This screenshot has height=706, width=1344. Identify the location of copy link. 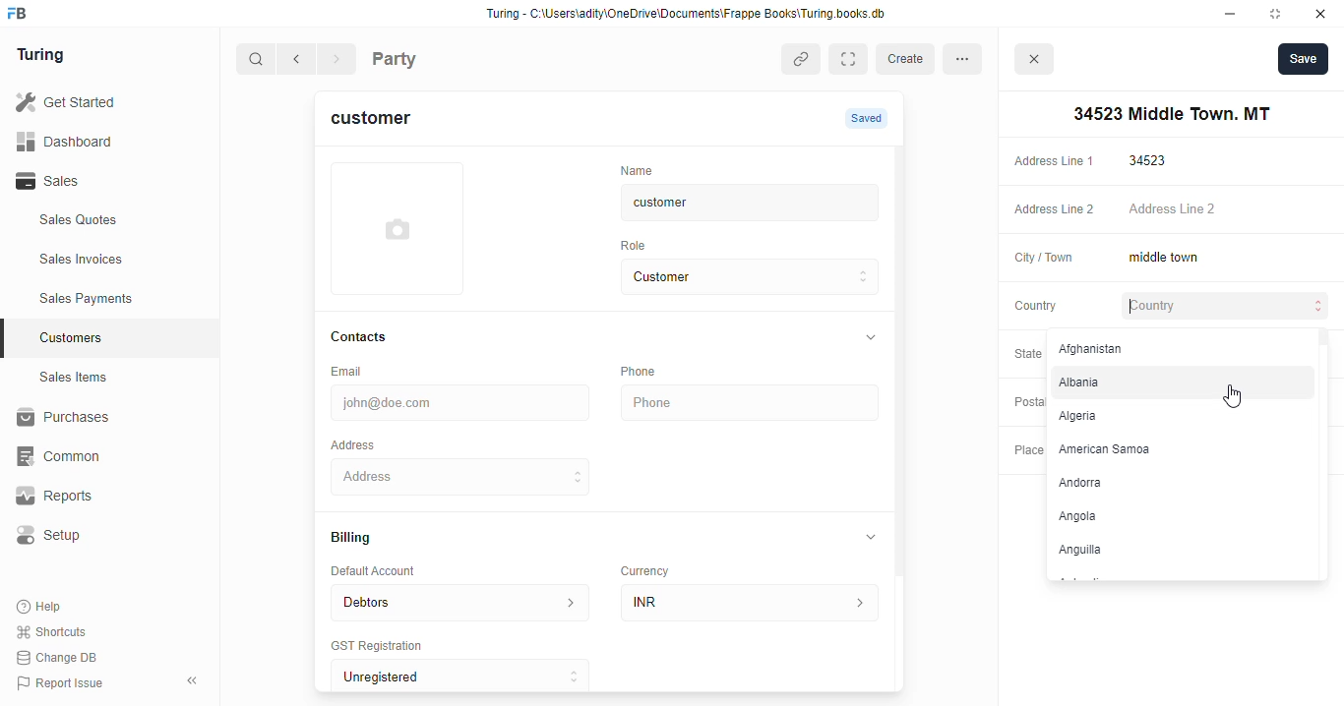
(803, 61).